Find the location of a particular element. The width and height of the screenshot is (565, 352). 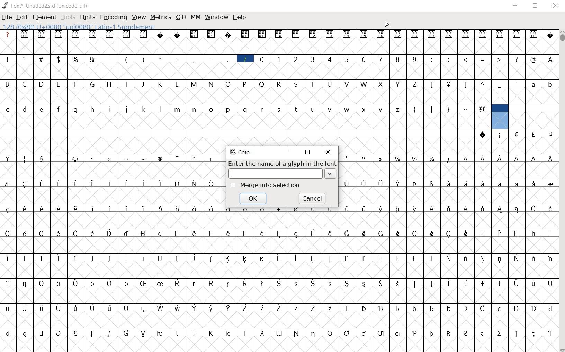

Symbol is located at coordinates (61, 258).